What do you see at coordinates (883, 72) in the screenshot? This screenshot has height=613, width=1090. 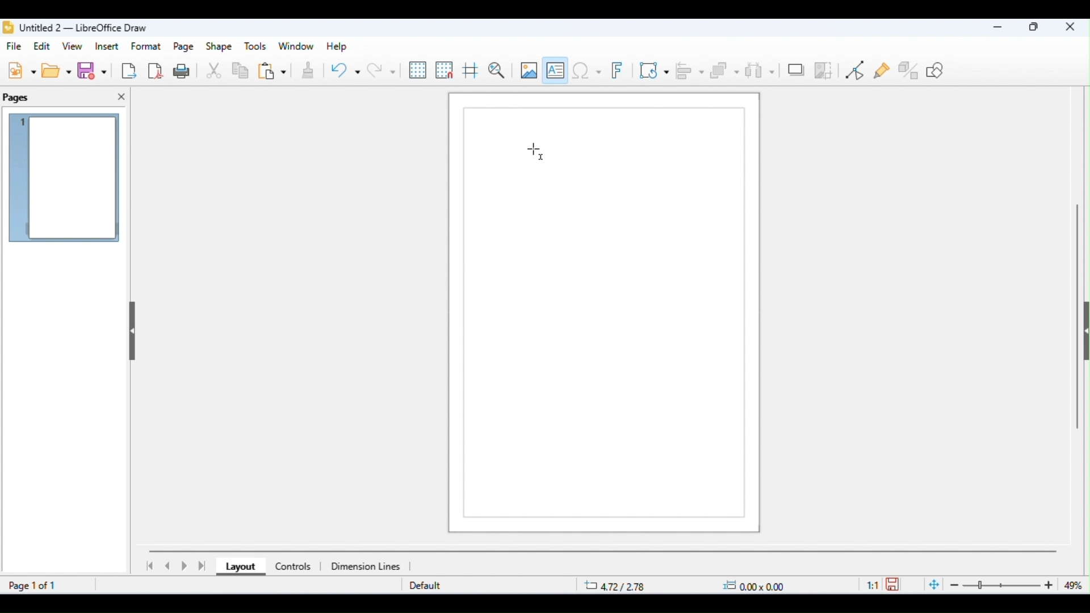 I see `show gluepoint functions` at bounding box center [883, 72].